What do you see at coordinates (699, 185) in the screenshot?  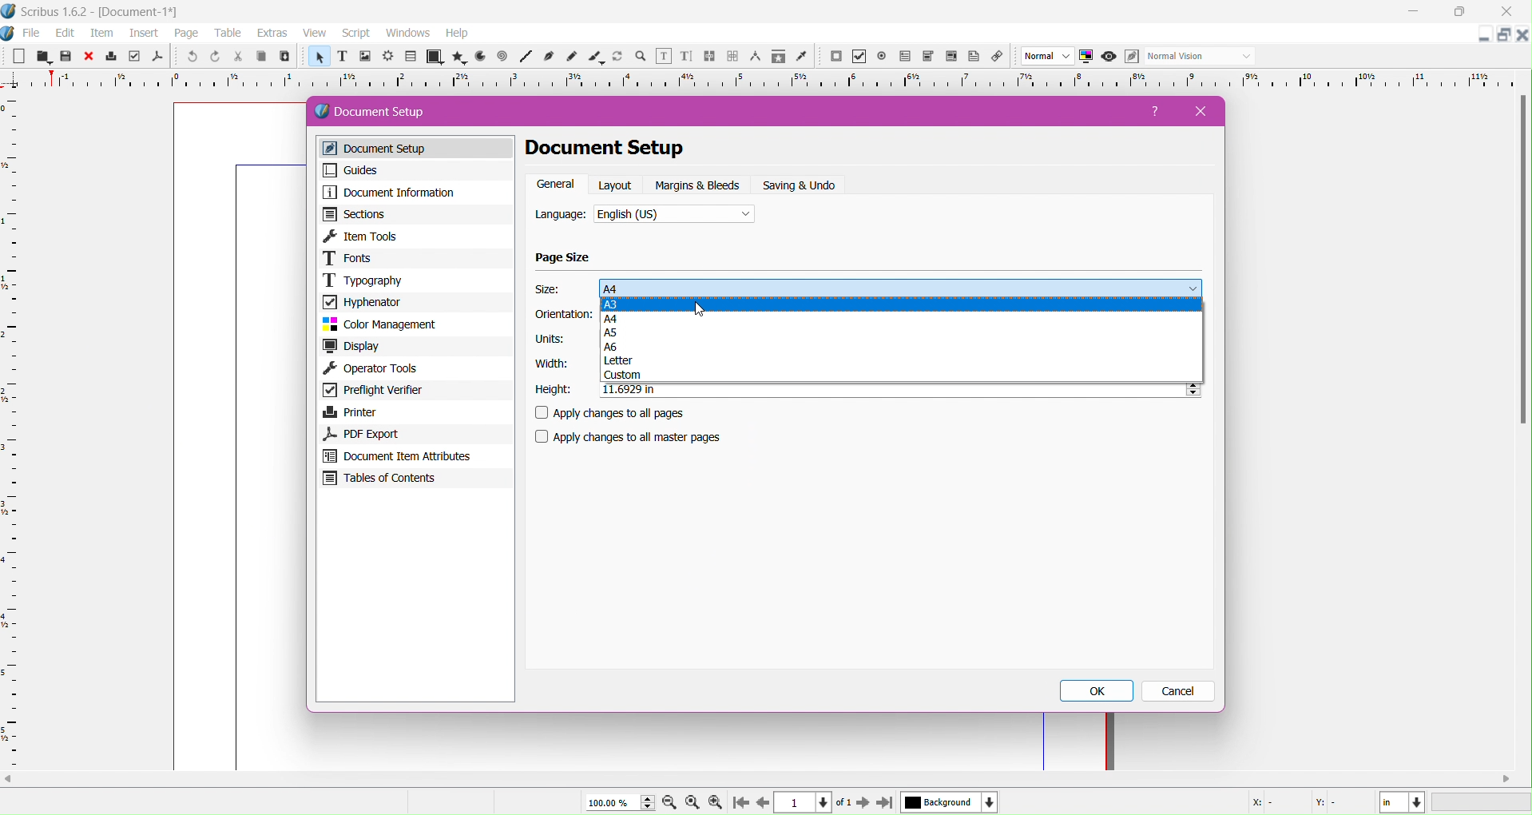 I see `Margins and Bleeds` at bounding box center [699, 185].